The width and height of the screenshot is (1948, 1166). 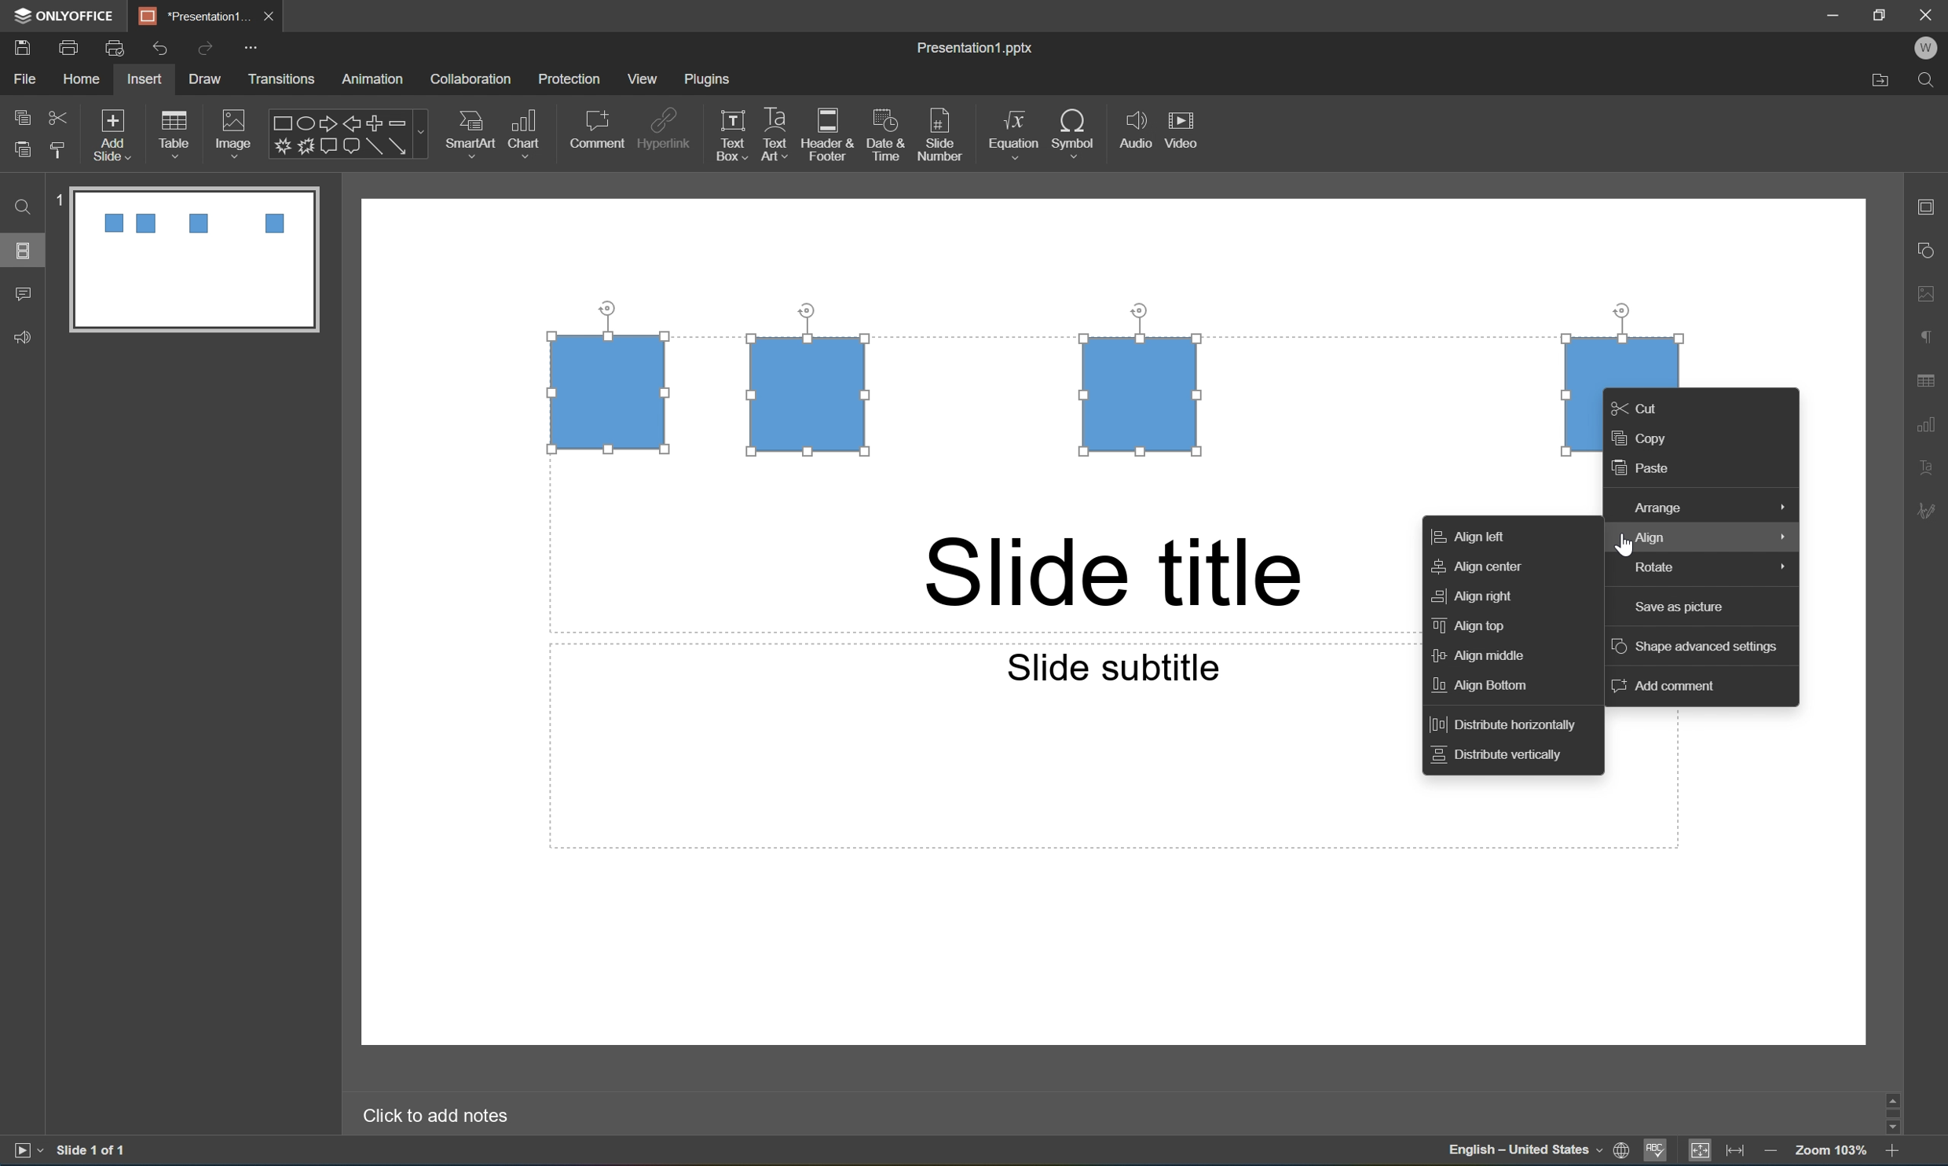 What do you see at coordinates (115, 46) in the screenshot?
I see `quick print` at bounding box center [115, 46].